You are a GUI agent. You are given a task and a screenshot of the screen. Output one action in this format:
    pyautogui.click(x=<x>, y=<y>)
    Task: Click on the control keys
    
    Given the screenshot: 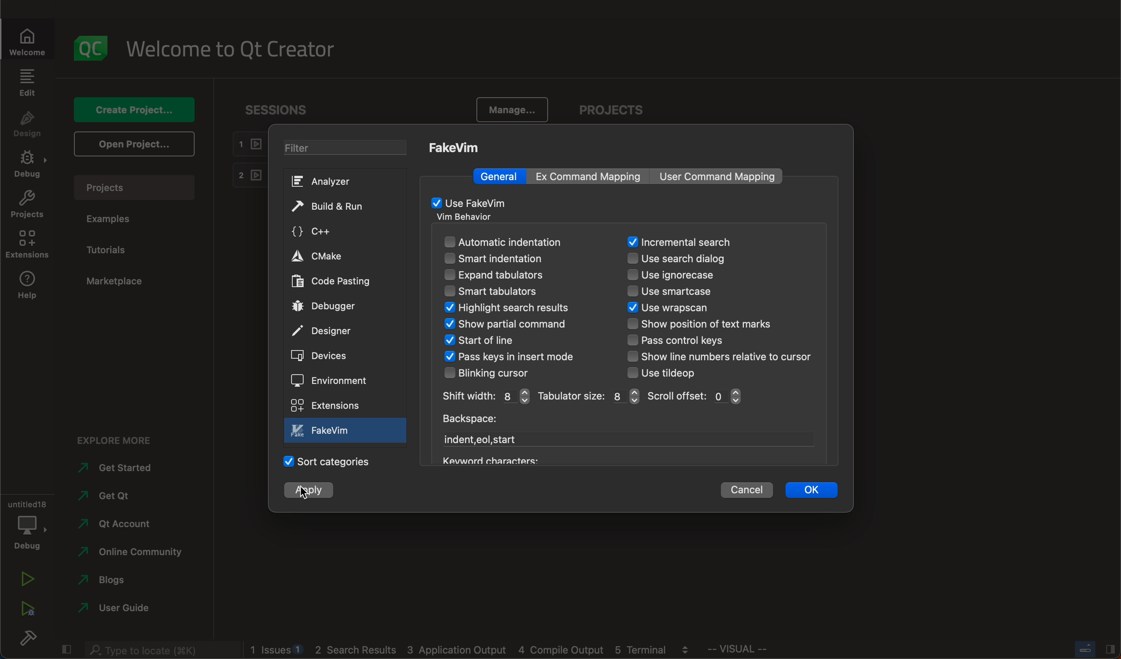 What is the action you would take?
    pyautogui.click(x=685, y=341)
    